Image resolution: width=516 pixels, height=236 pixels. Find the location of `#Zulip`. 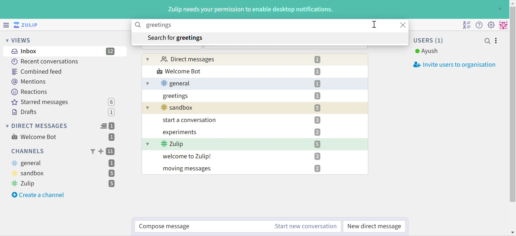

#Zulip is located at coordinates (172, 144).